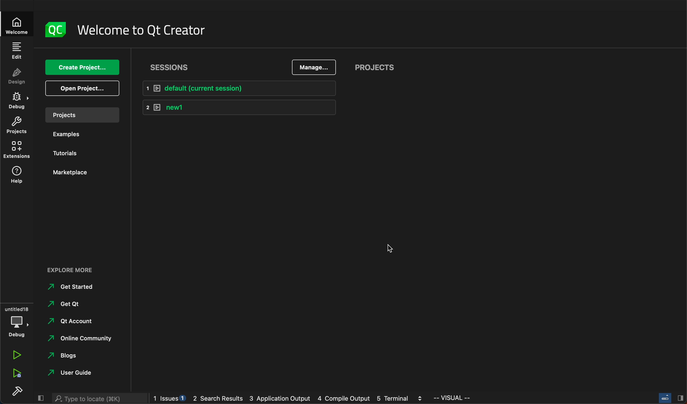 This screenshot has width=687, height=404. I want to click on search bar, so click(95, 398).